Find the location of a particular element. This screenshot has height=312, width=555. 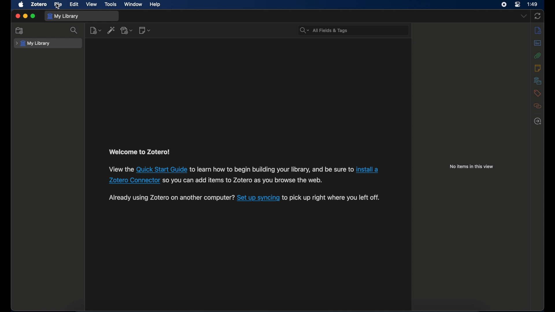

no items in this view is located at coordinates (472, 166).